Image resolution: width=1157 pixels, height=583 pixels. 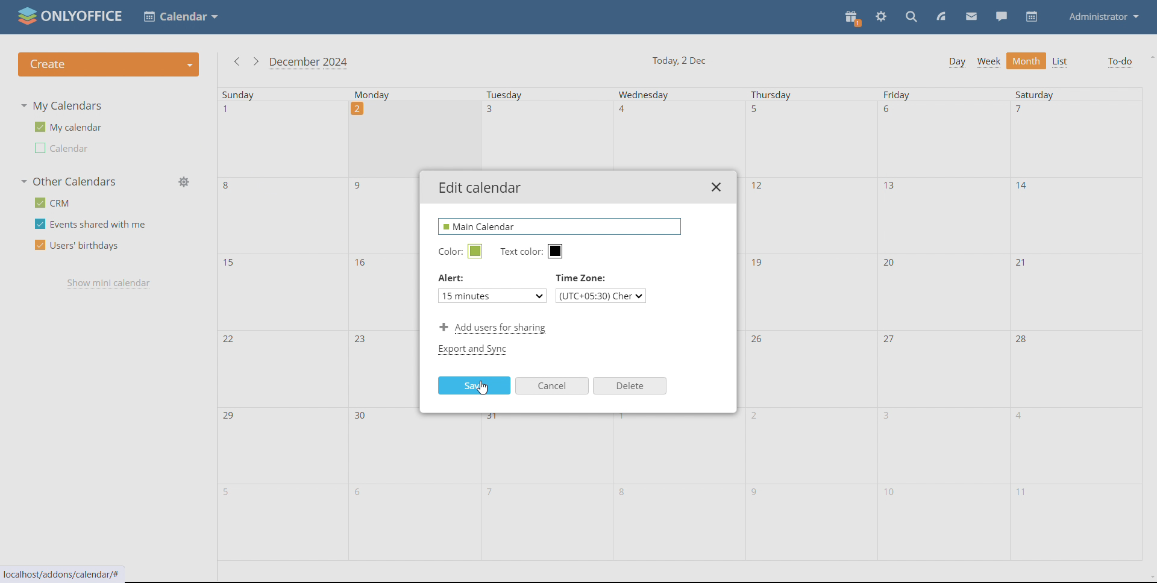 What do you see at coordinates (676, 488) in the screenshot?
I see `wednesday` at bounding box center [676, 488].